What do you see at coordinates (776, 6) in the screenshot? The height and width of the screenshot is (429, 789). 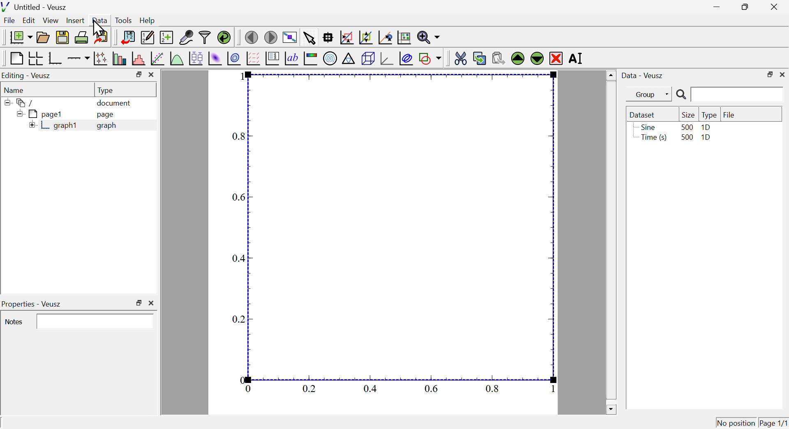 I see `close` at bounding box center [776, 6].